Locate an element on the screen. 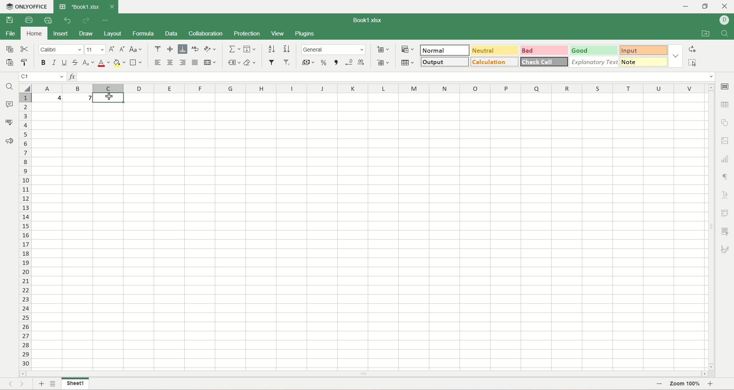 The image size is (734, 390). formula is located at coordinates (144, 34).